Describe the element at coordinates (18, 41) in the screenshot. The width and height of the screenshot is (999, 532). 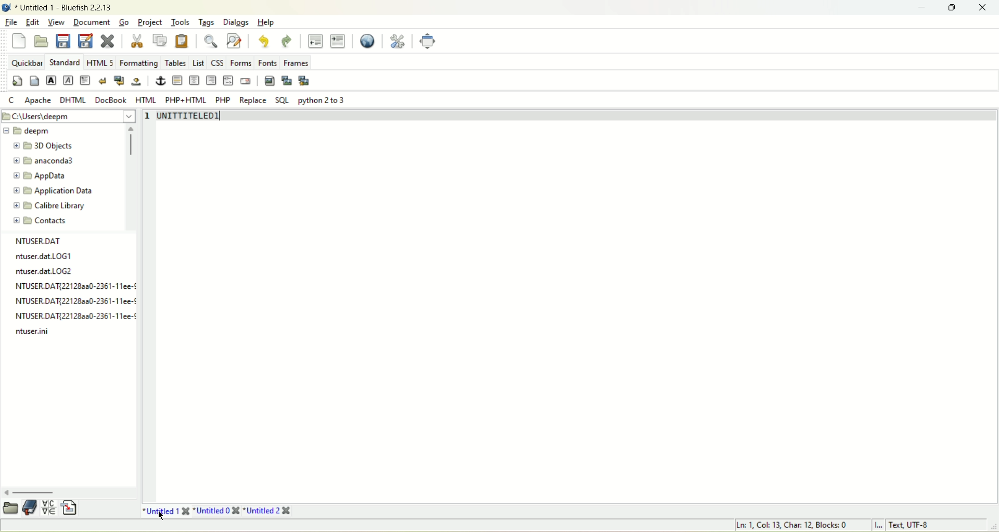
I see `new ` at that location.